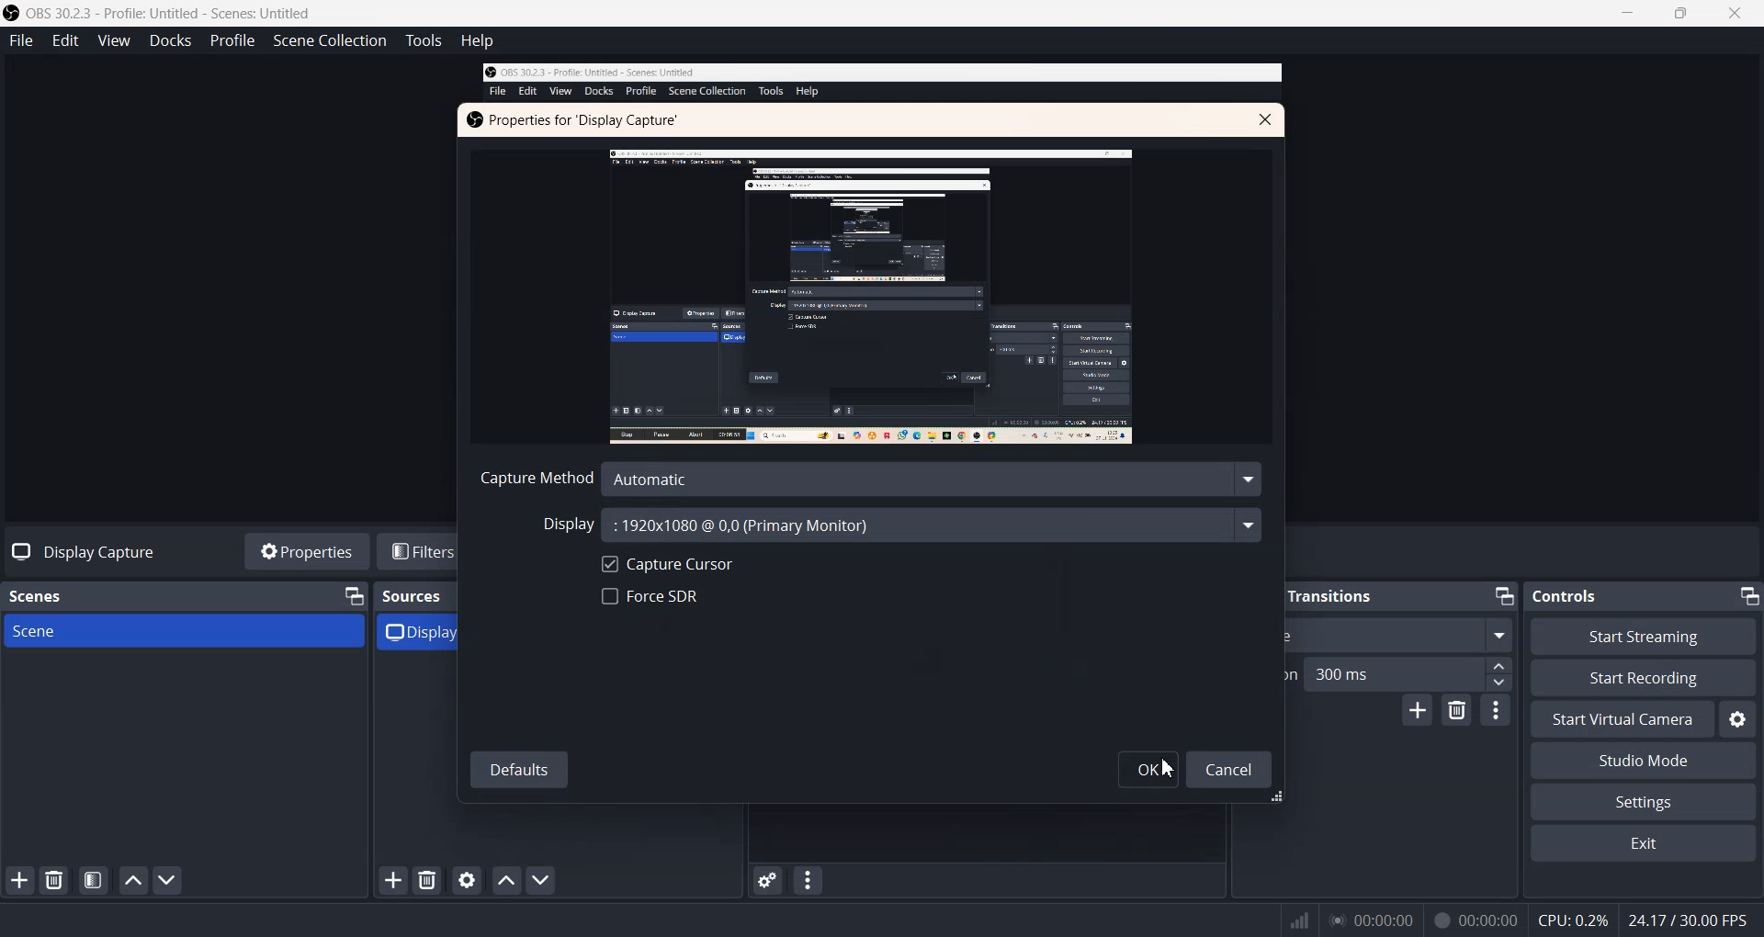 The image size is (1764, 937). I want to click on ® OBS 30.2.3 - Profile: Untitled - Scenes: Untitled, so click(173, 13).